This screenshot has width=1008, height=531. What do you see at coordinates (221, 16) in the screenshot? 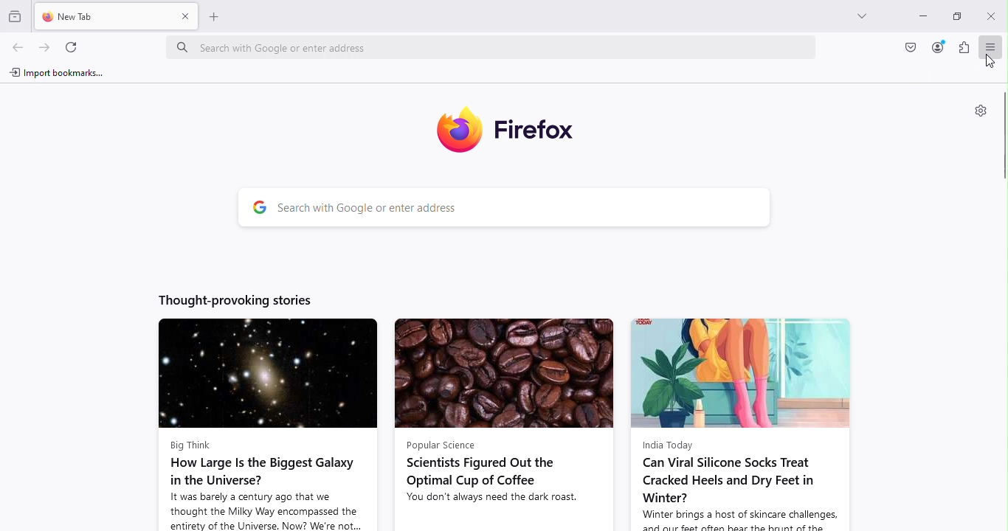
I see `Open a new tab` at bounding box center [221, 16].